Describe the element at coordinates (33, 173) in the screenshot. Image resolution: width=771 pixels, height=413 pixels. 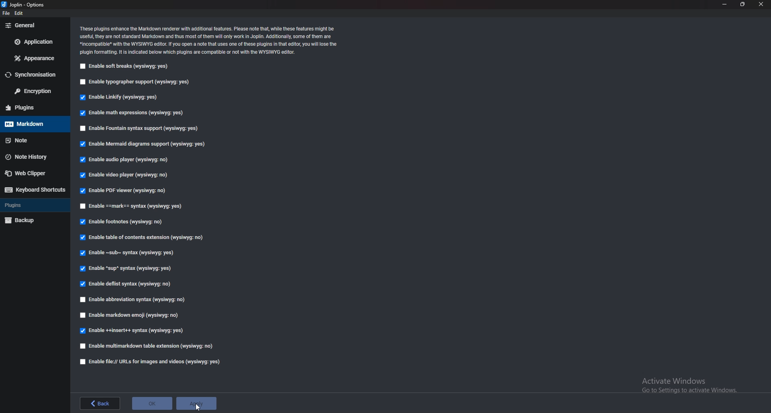
I see `Web Clipper` at that location.